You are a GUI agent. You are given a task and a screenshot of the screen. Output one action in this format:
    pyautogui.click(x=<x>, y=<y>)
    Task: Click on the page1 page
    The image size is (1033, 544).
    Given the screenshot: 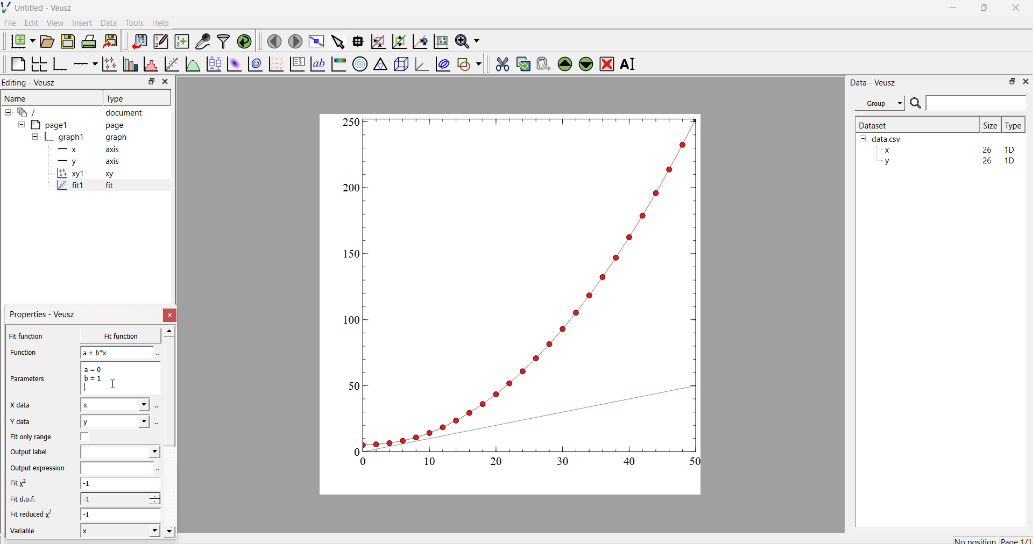 What is the action you would take?
    pyautogui.click(x=72, y=124)
    